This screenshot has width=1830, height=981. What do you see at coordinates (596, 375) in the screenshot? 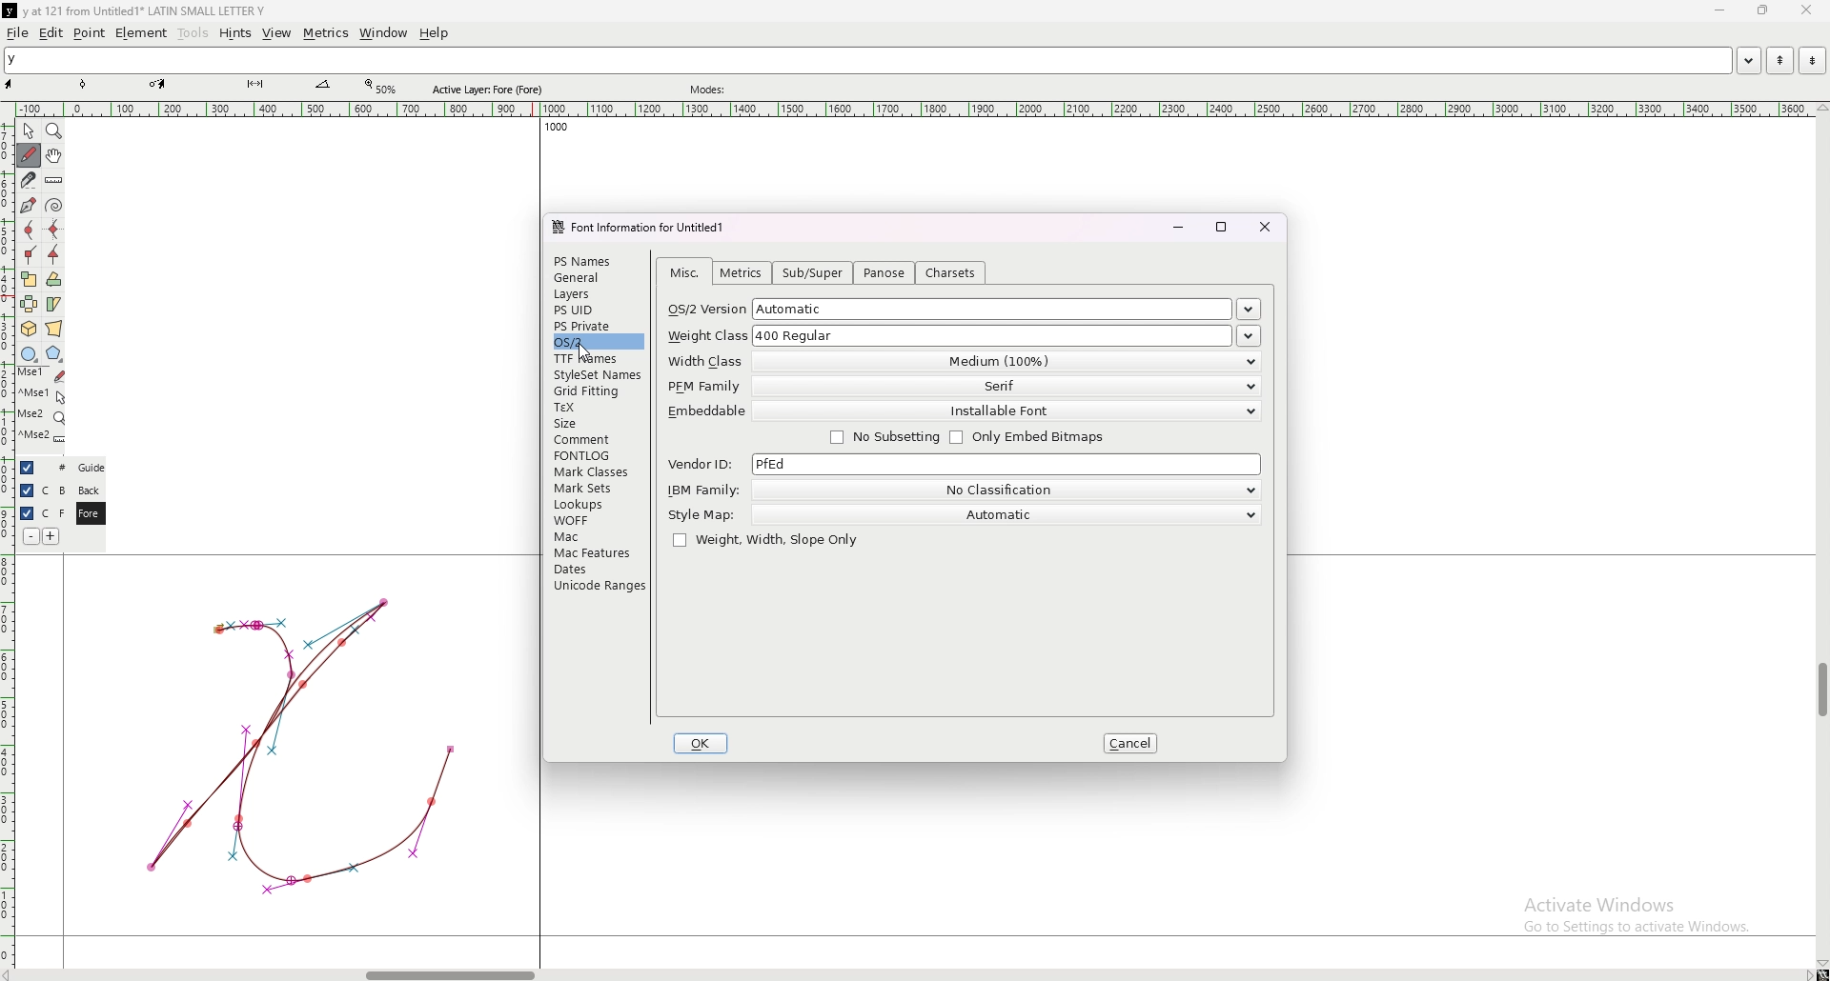
I see `style set names` at bounding box center [596, 375].